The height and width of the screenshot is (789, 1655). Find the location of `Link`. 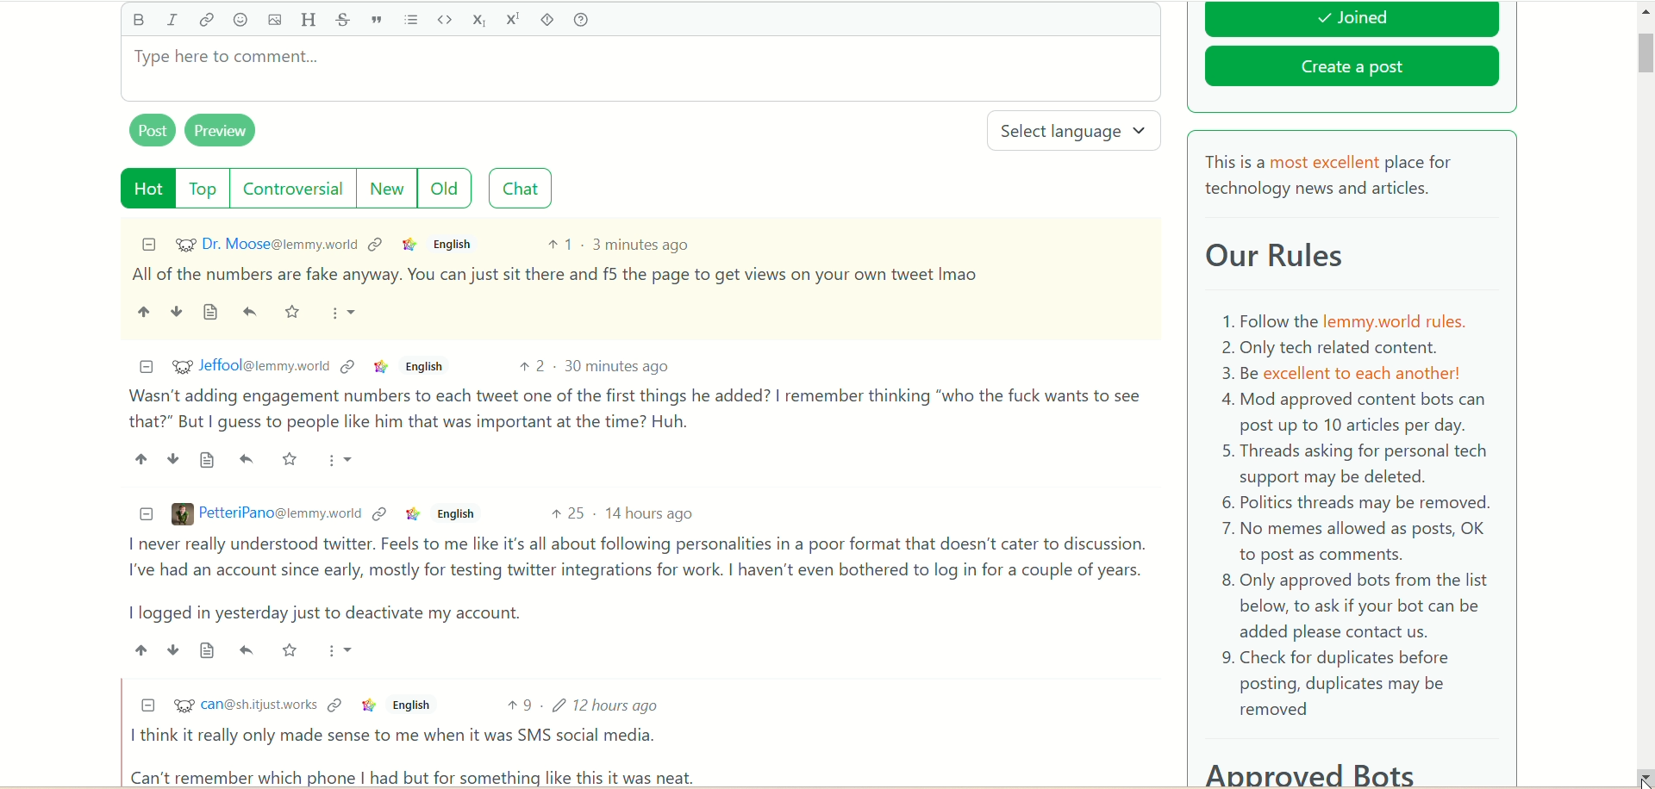

Link is located at coordinates (377, 244).